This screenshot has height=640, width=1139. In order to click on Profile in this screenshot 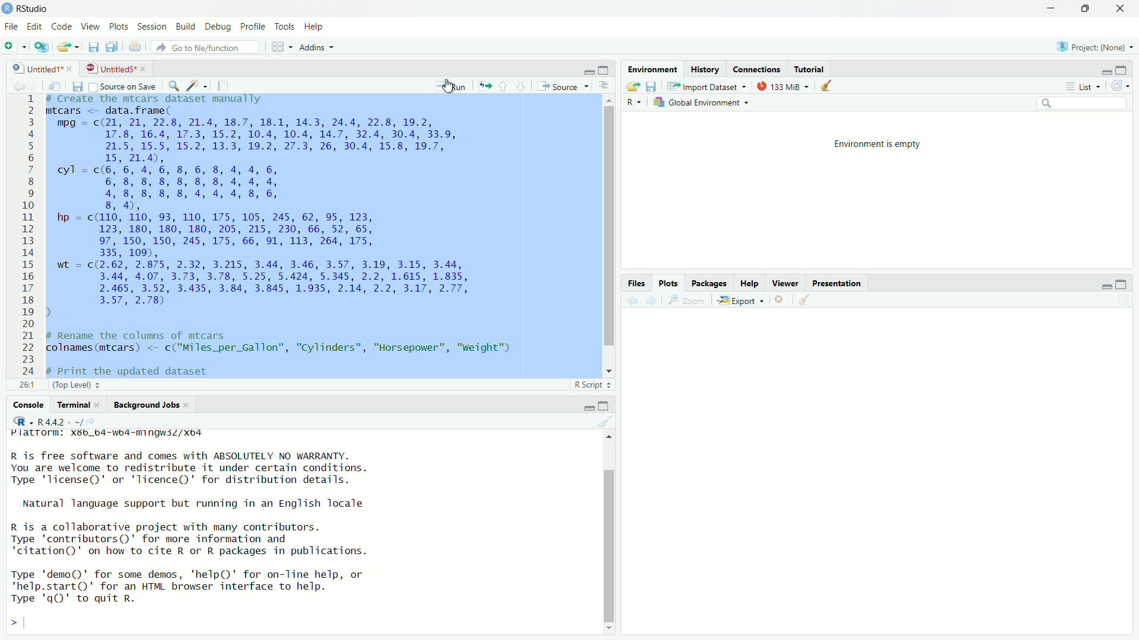, I will do `click(255, 27)`.